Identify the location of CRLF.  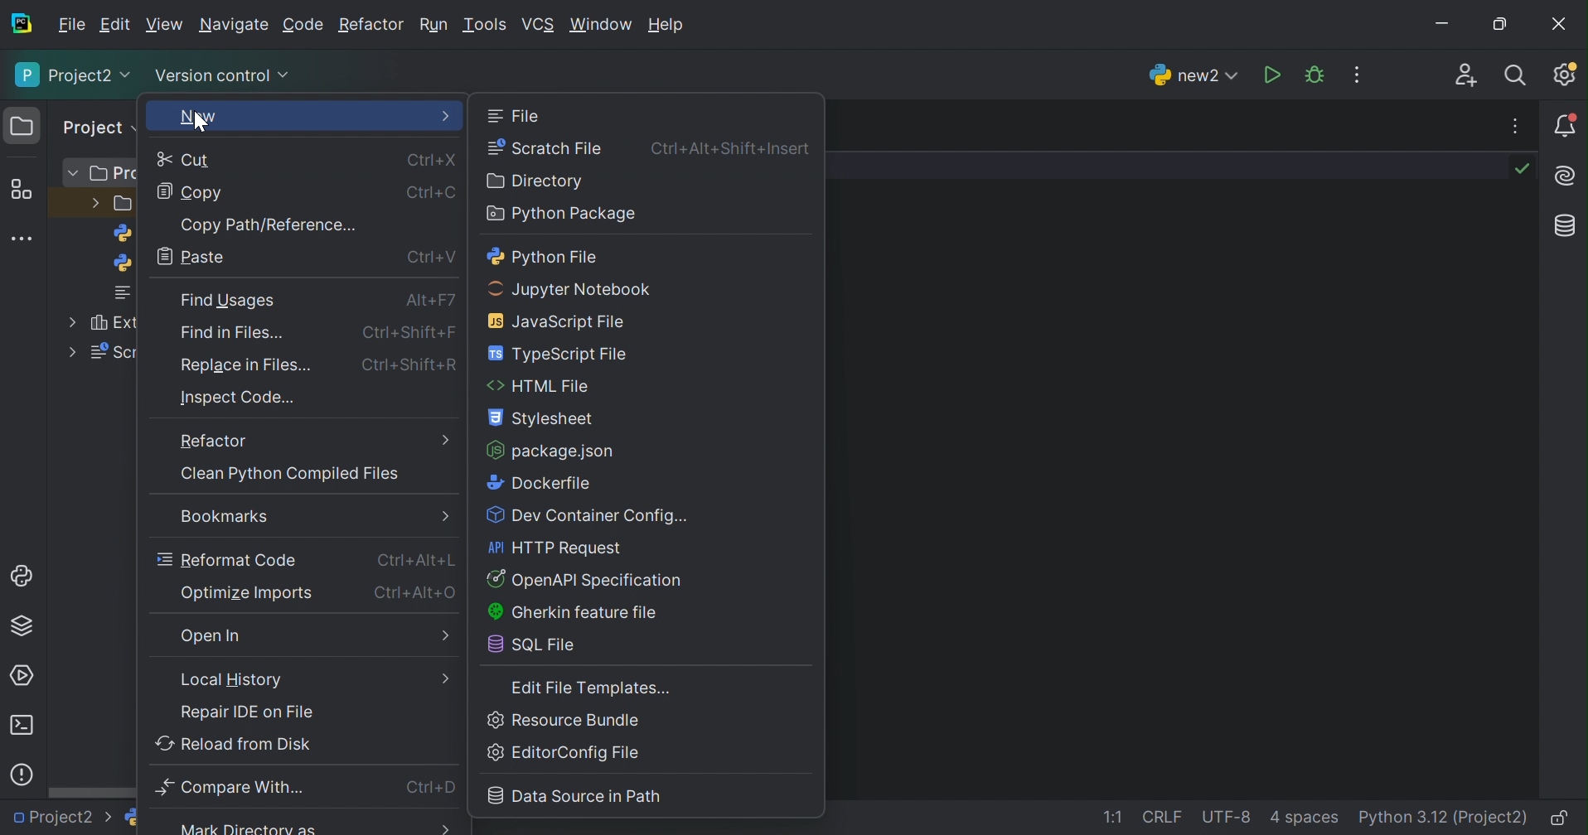
(1164, 817).